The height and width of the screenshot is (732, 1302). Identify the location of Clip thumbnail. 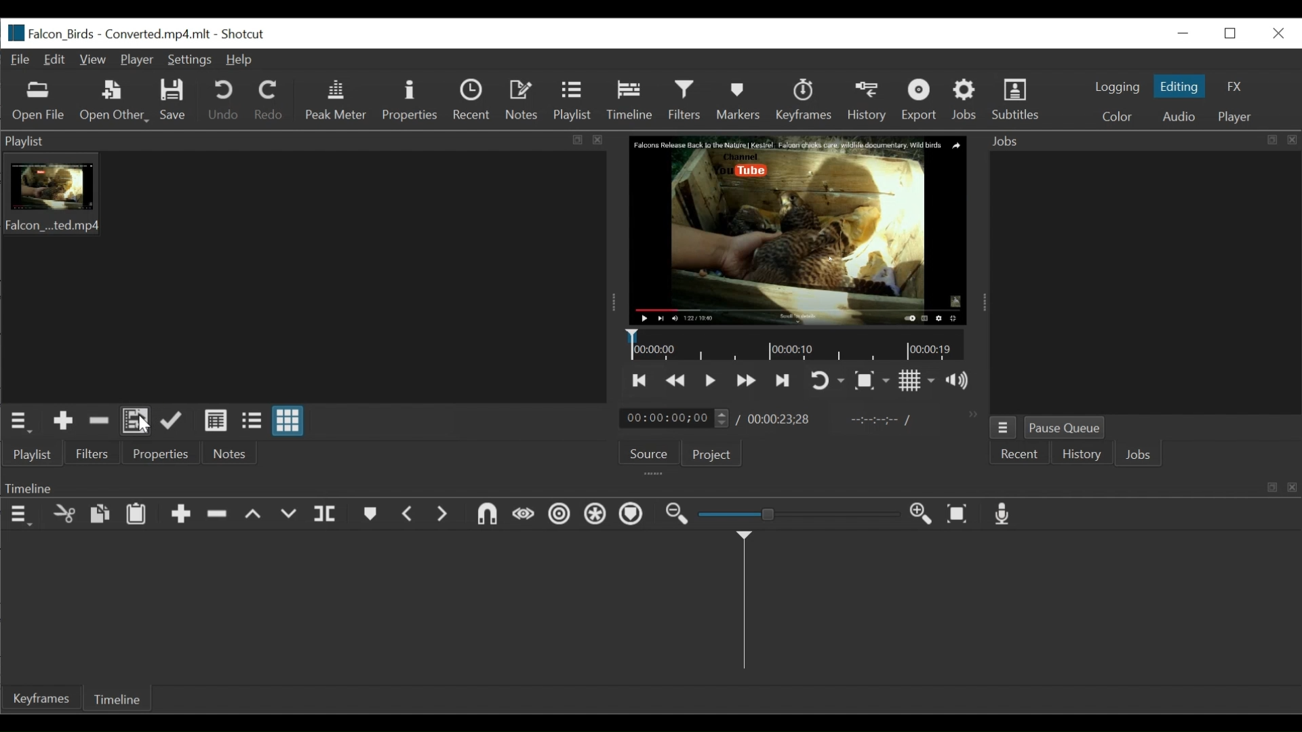
(304, 277).